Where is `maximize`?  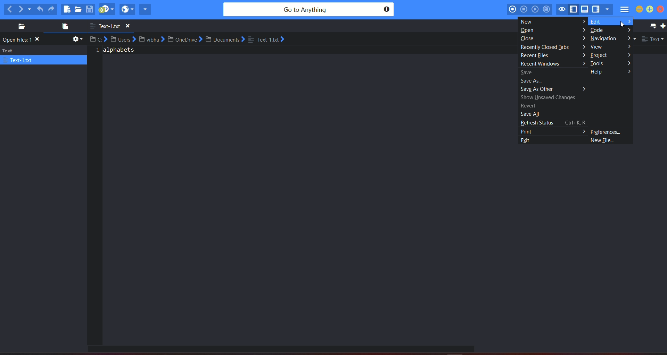
maximize is located at coordinates (650, 9).